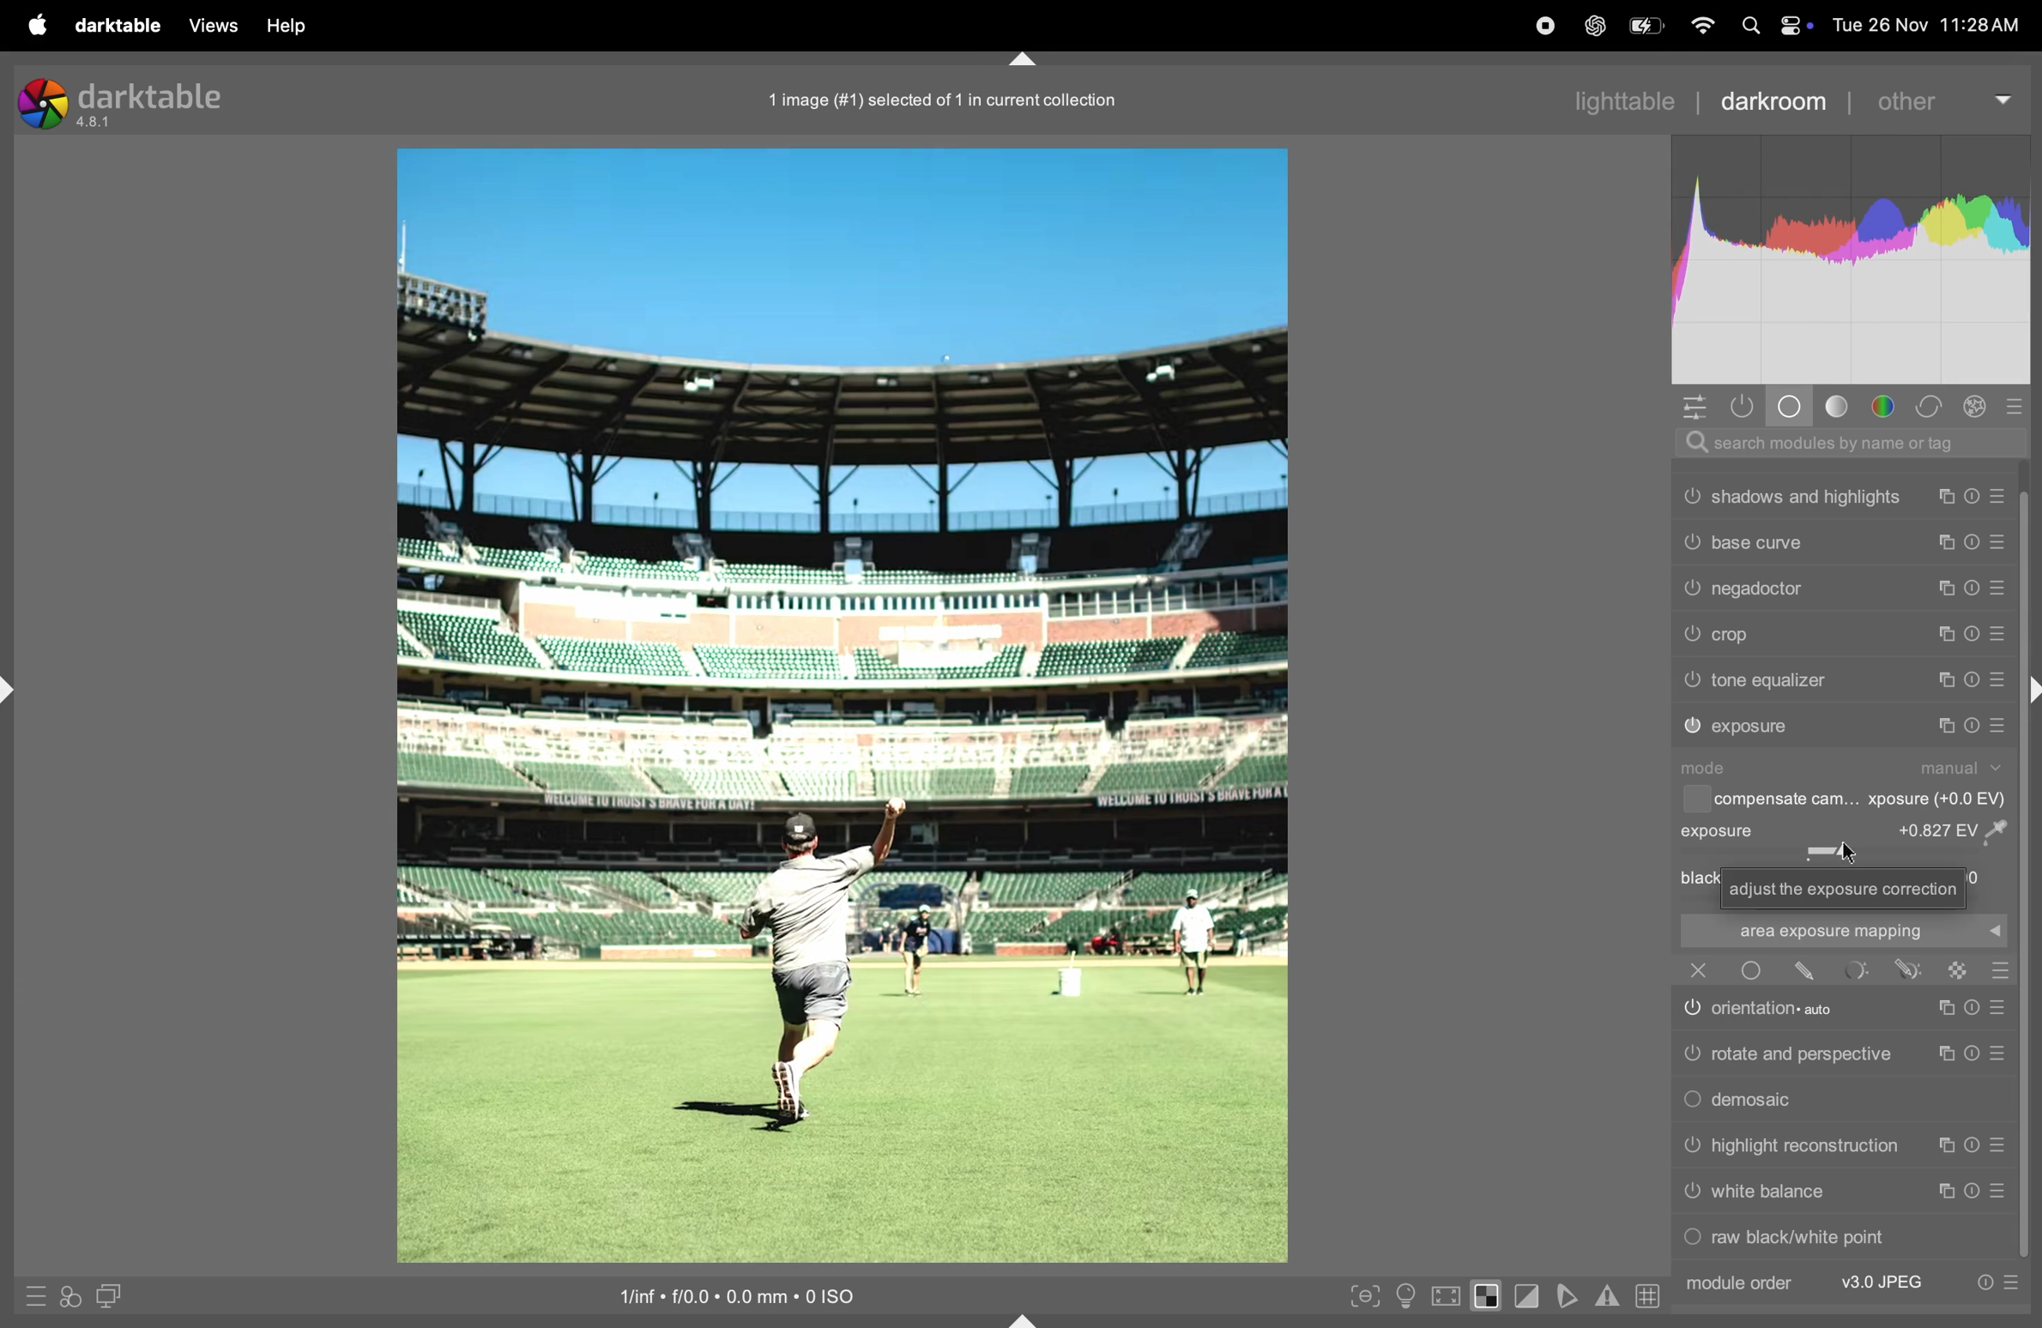  I want to click on Switch on or off, so click(1691, 681).